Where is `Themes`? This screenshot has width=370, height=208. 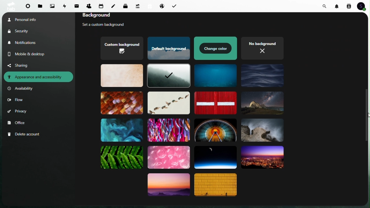
Themes is located at coordinates (262, 77).